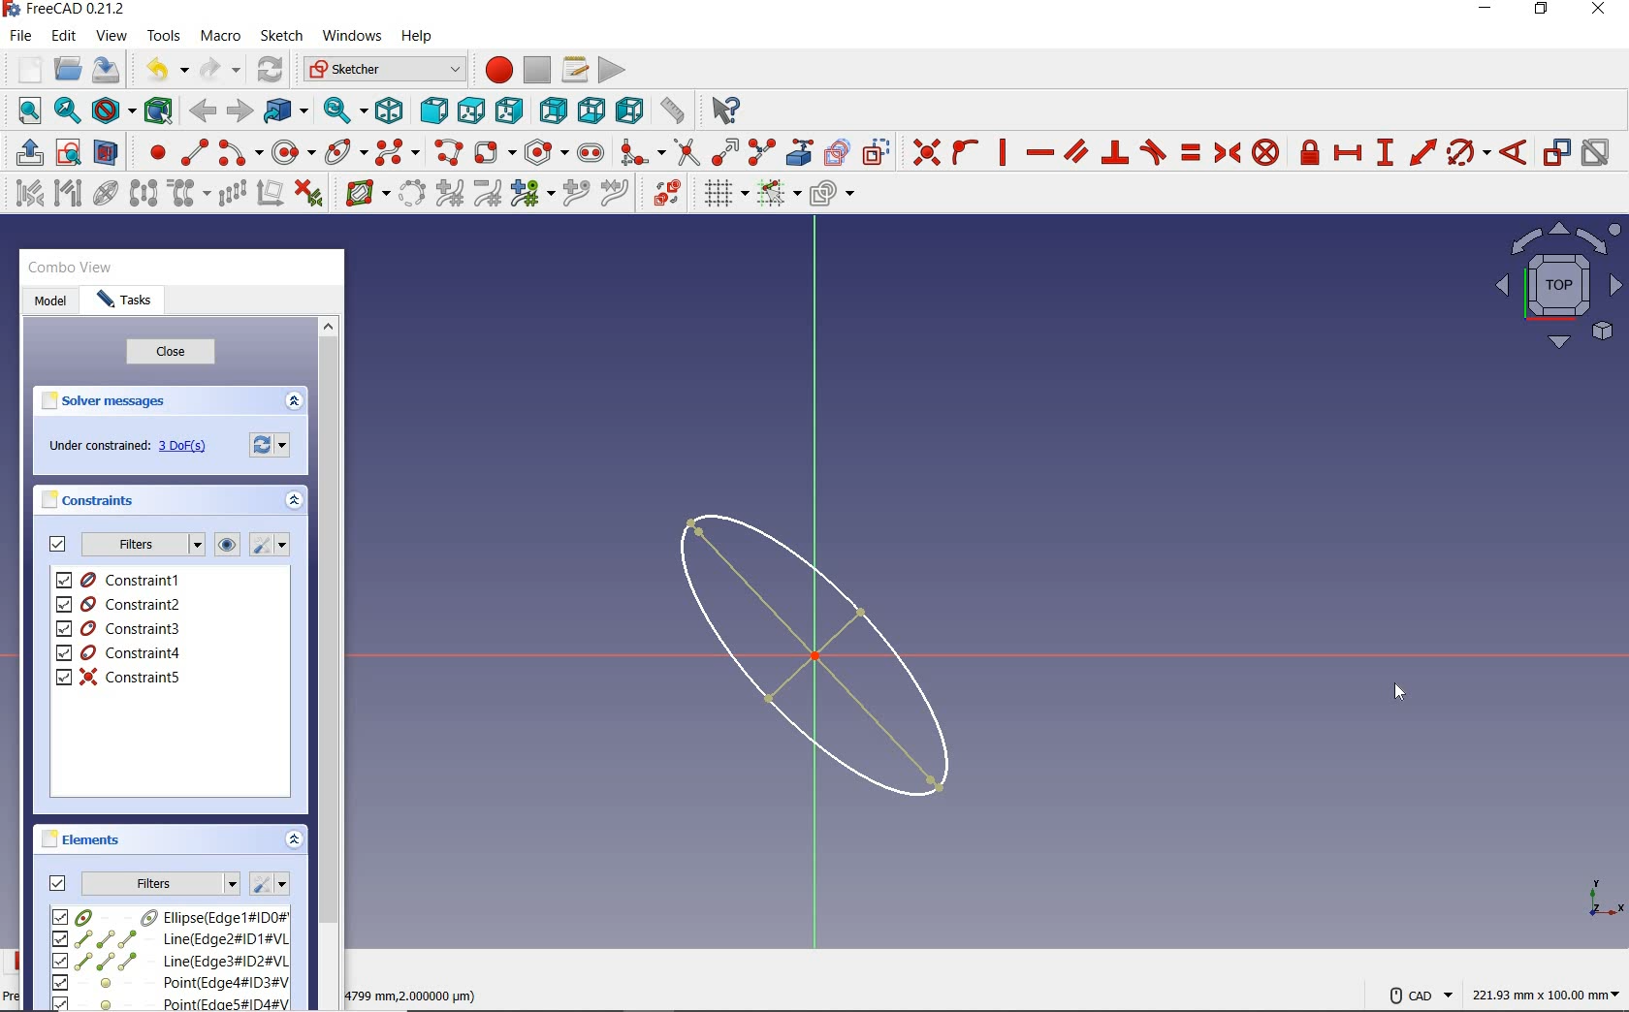 Image resolution: width=1629 pixels, height=1012 pixels. Describe the element at coordinates (1264, 151) in the screenshot. I see `constrain block` at that location.